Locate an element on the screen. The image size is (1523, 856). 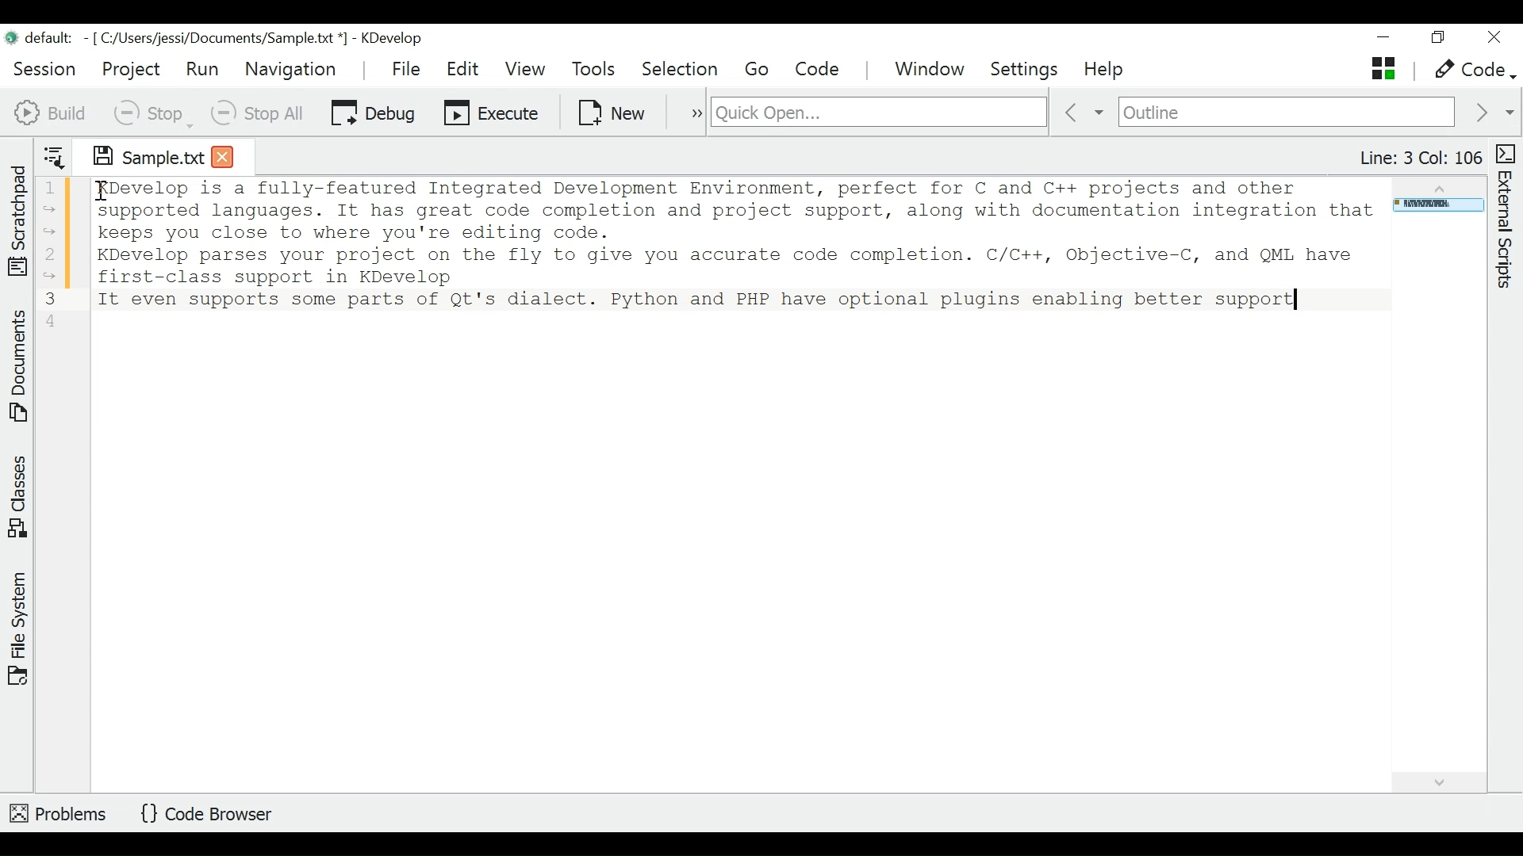
Project is located at coordinates (130, 69).